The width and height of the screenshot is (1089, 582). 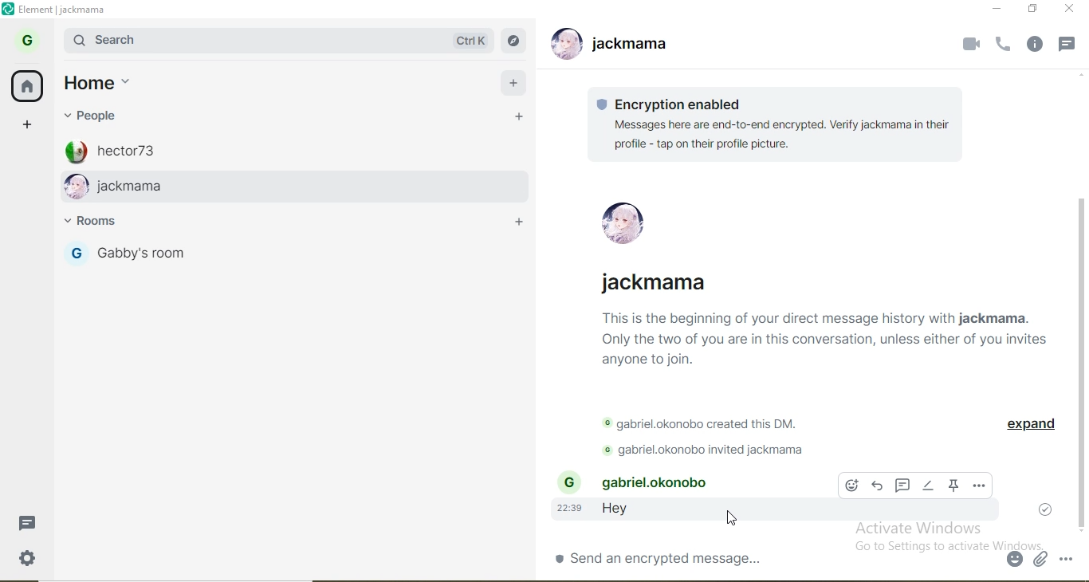 I want to click on text 4, so click(x=716, y=448).